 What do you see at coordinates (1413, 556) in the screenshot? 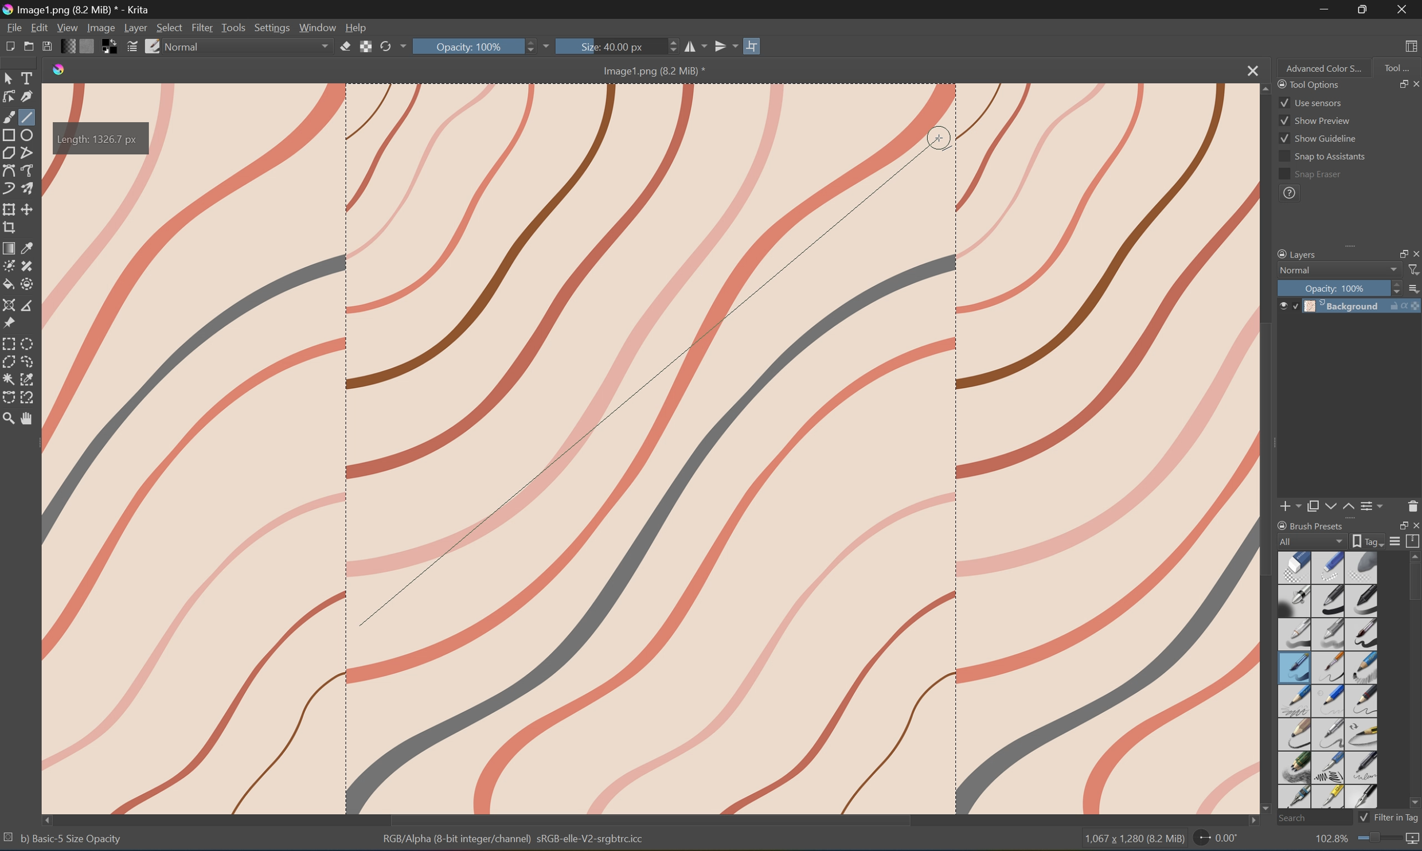
I see `Scroll Up` at bounding box center [1413, 556].